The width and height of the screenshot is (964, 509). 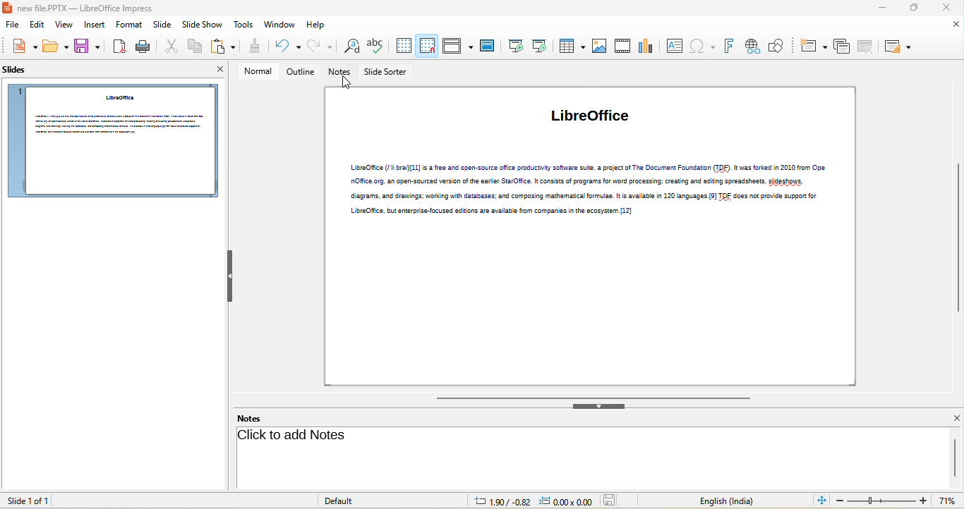 I want to click on slide 1, so click(x=112, y=141).